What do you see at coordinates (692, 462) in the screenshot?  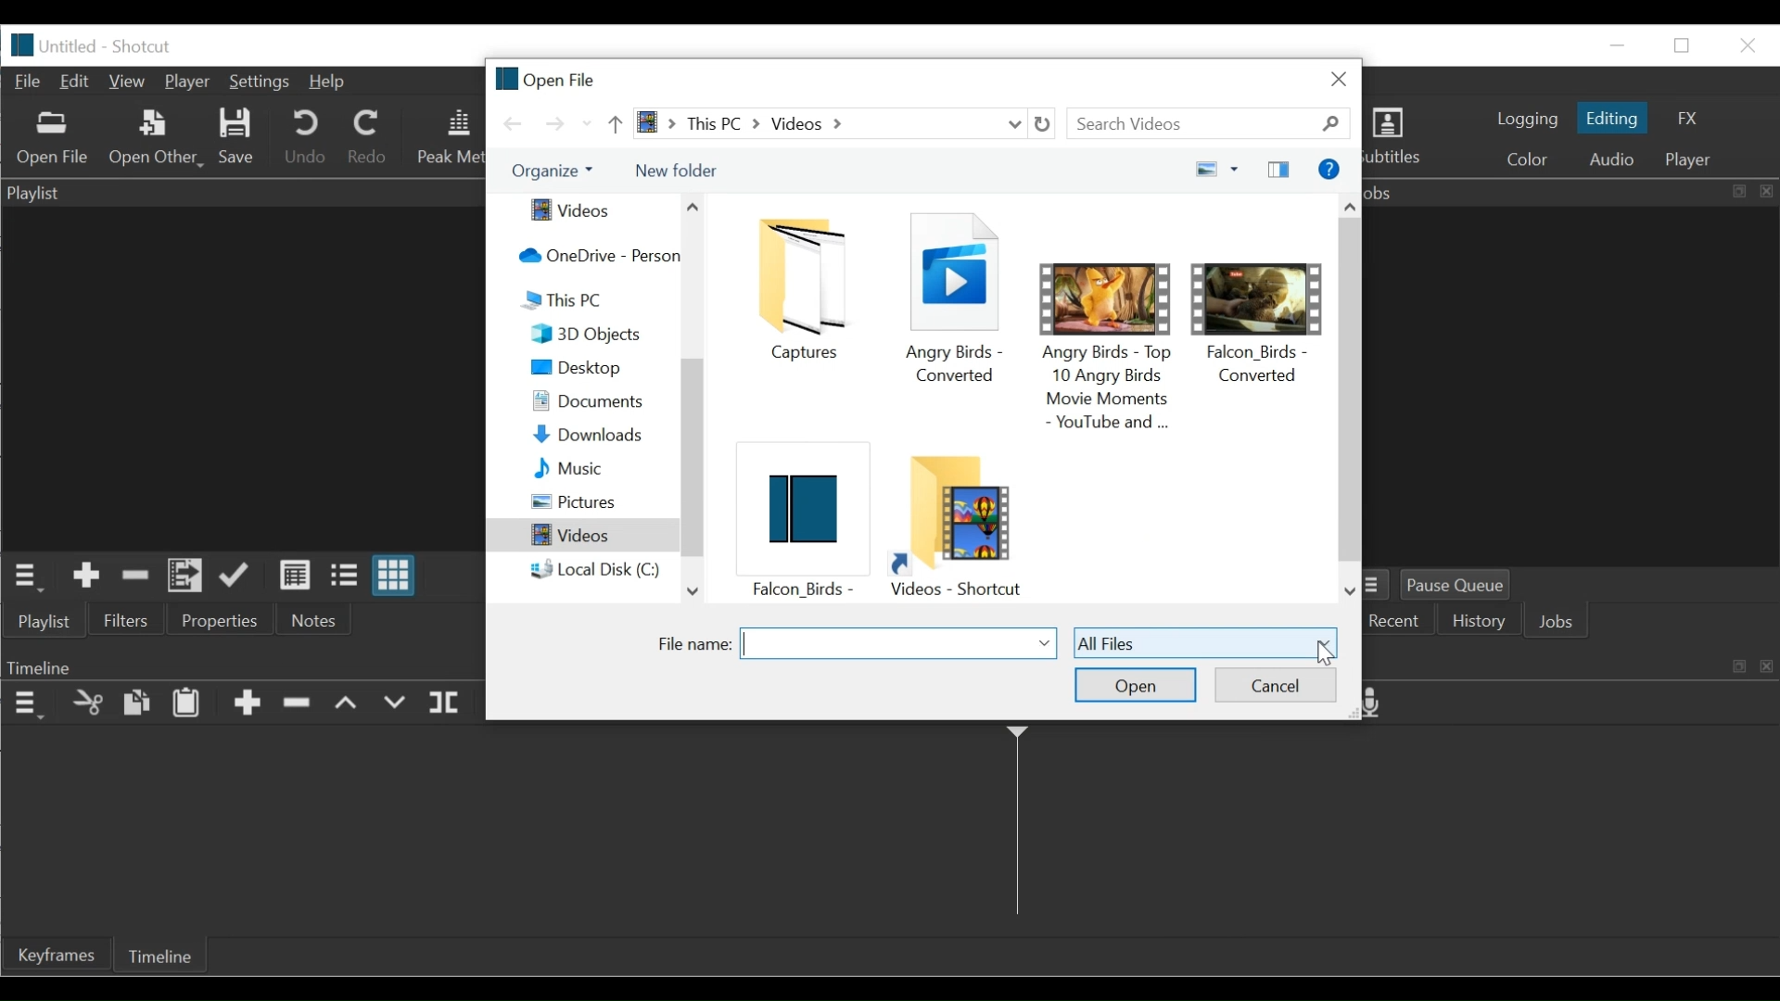 I see `Vertical Scroll bar` at bounding box center [692, 462].